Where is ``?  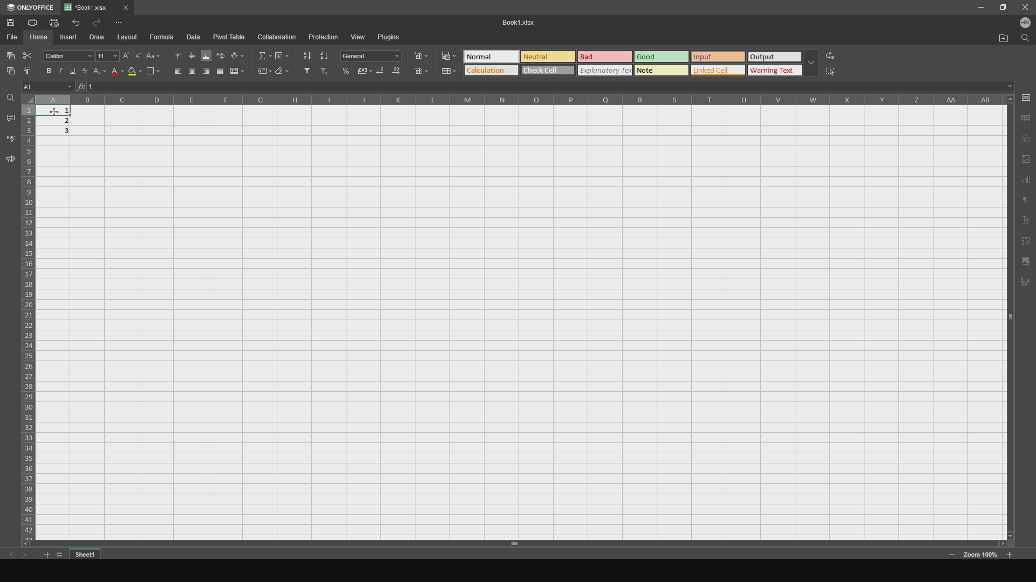
 is located at coordinates (101, 74).